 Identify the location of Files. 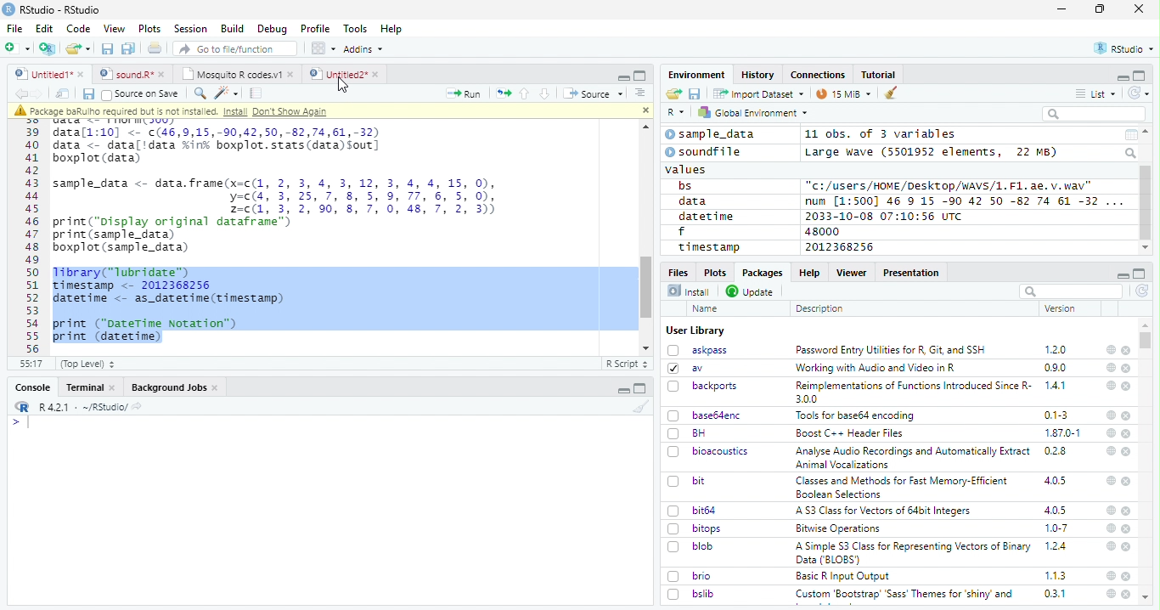
(679, 271).